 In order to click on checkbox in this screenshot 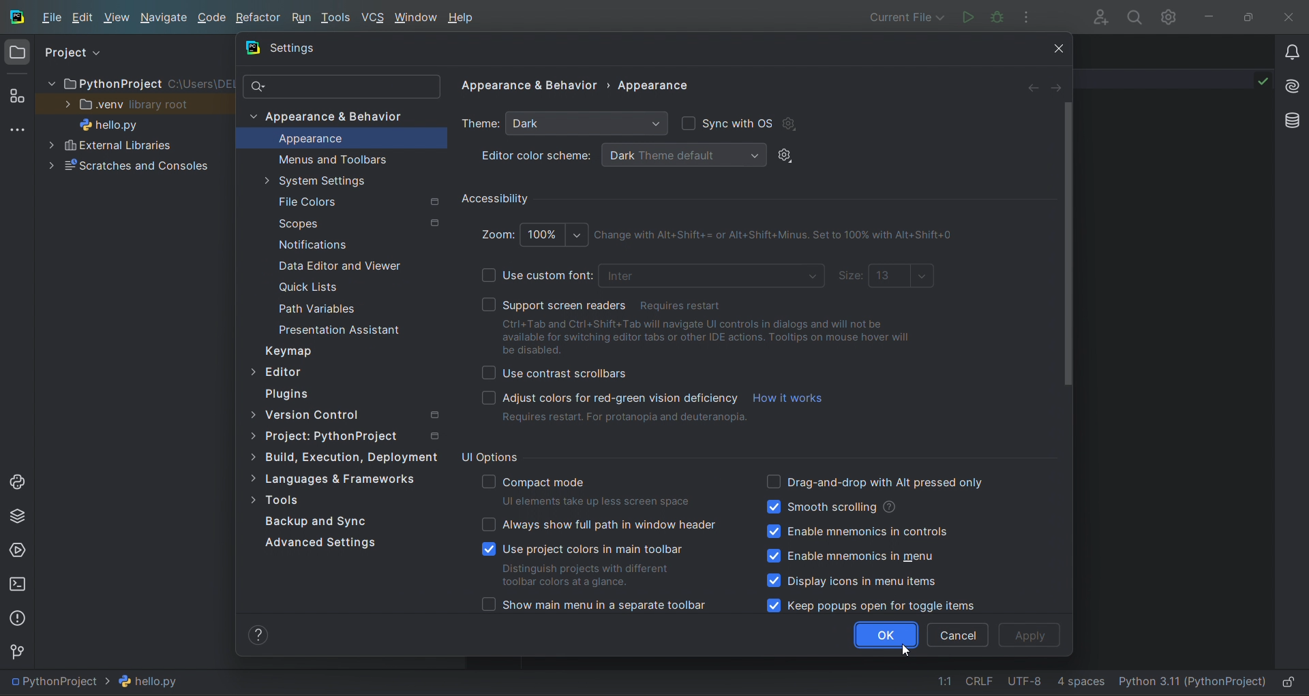, I will do `click(688, 123)`.